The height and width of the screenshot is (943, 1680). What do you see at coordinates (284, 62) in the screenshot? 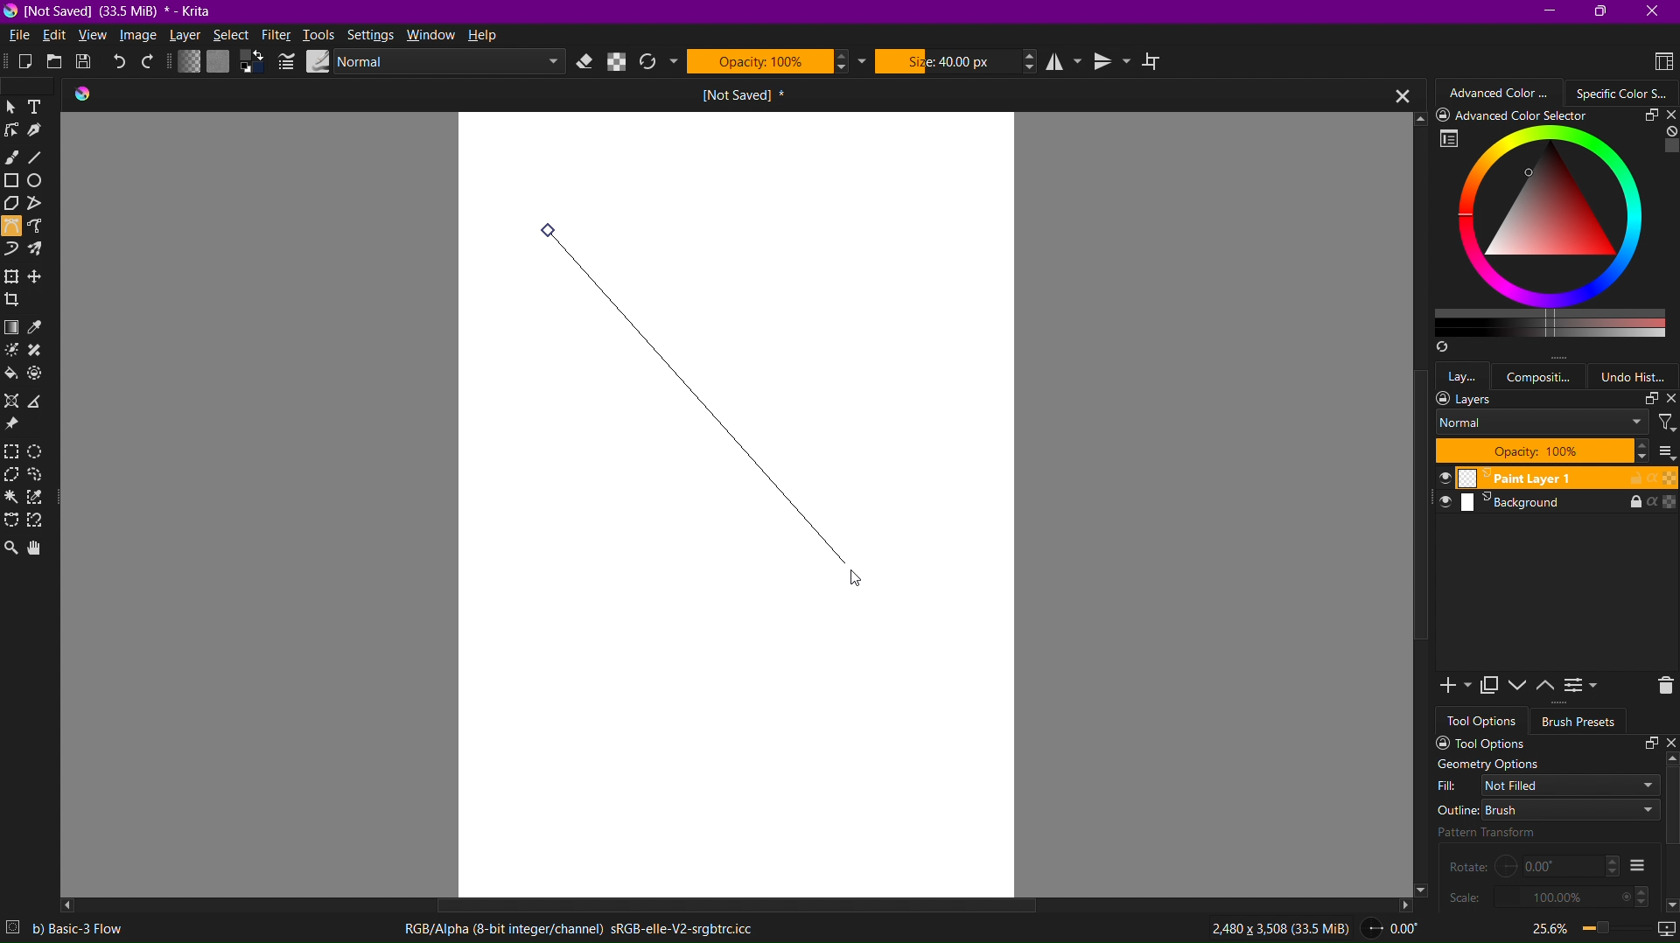
I see `Edit Brush Settings` at bounding box center [284, 62].